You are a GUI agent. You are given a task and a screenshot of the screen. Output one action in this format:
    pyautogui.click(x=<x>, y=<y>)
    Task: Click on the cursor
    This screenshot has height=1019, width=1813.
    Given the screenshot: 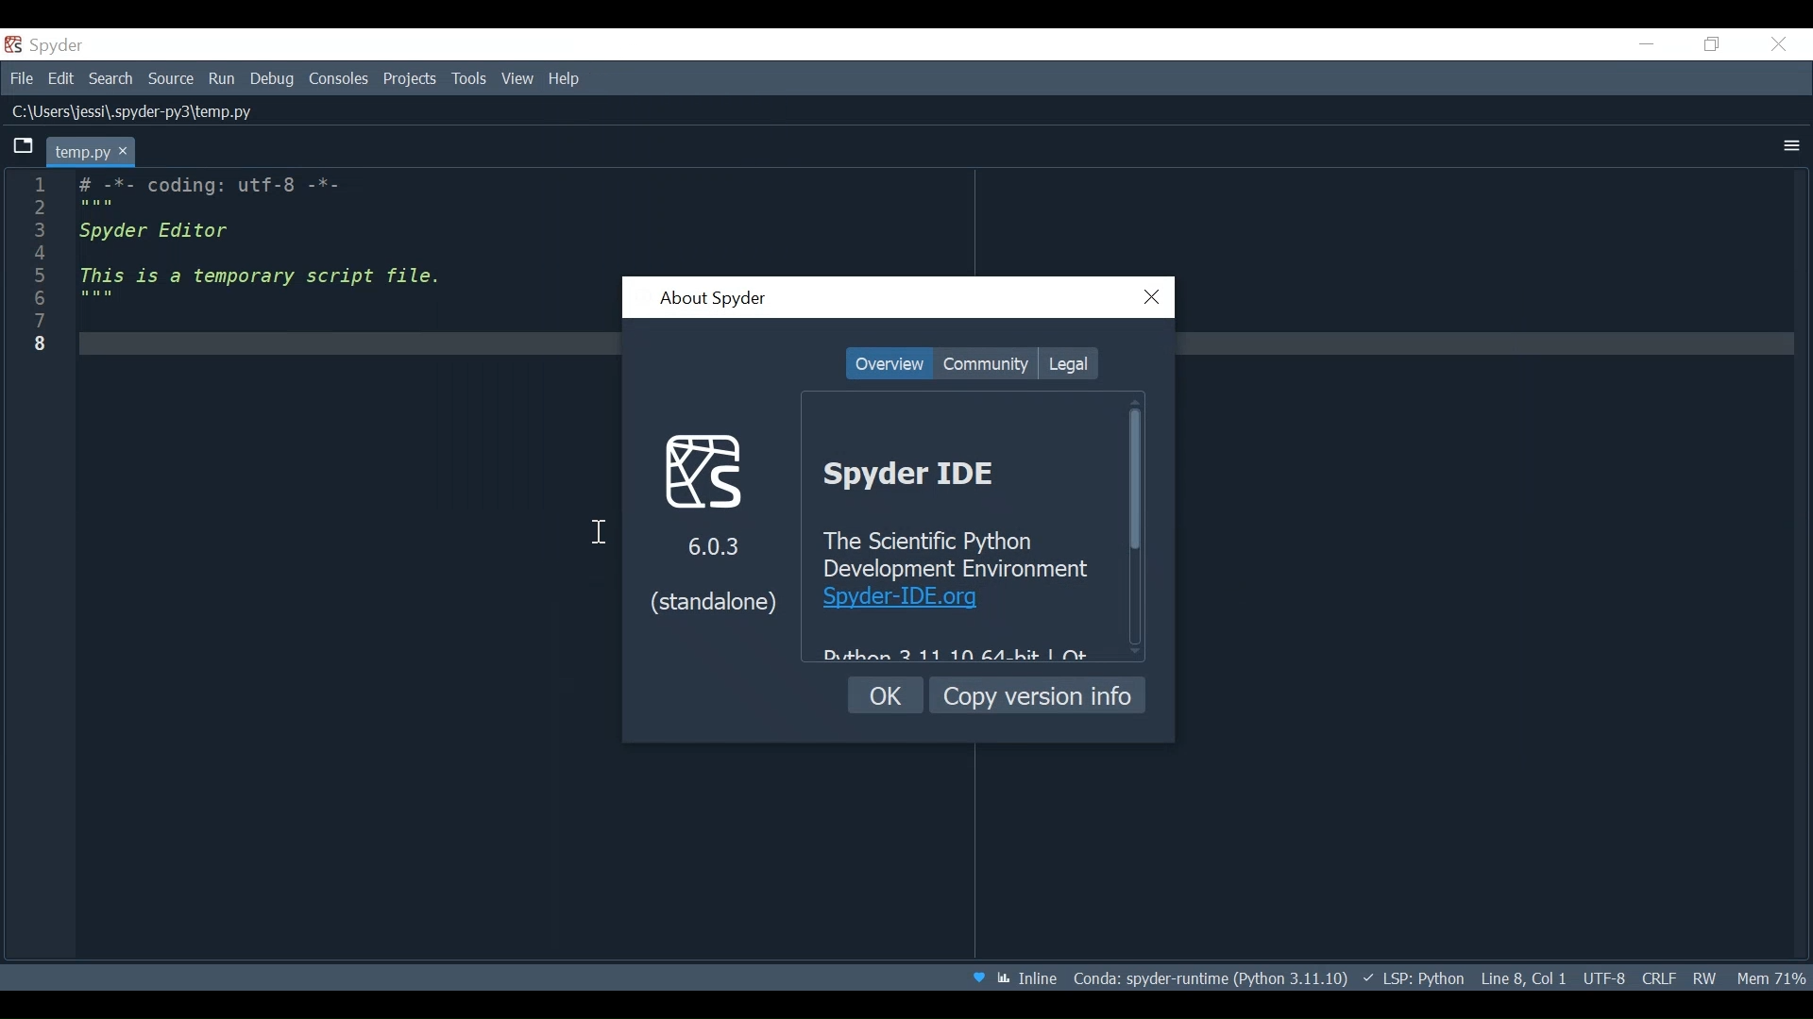 What is the action you would take?
    pyautogui.click(x=597, y=530)
    